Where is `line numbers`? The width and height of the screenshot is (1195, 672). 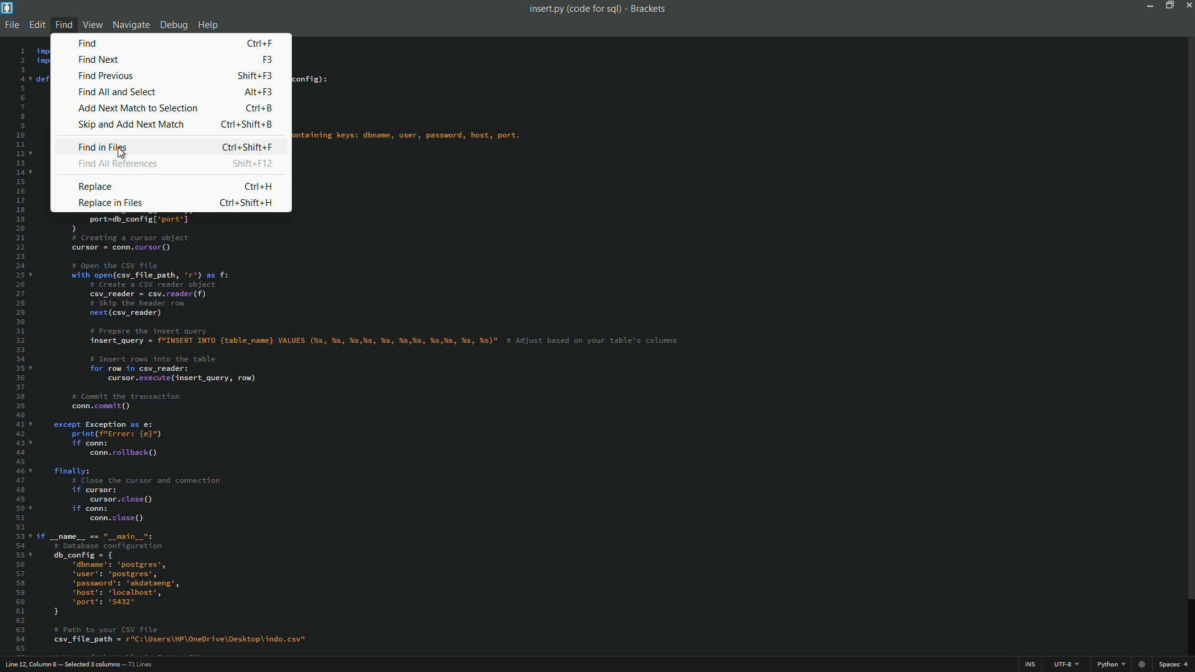
line numbers is located at coordinates (17, 349).